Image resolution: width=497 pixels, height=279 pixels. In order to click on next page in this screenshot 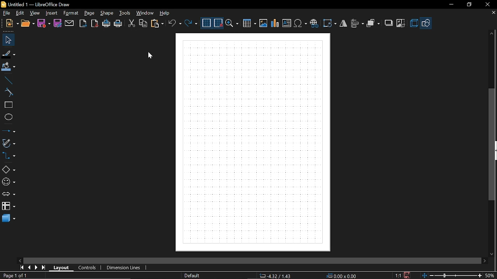, I will do `click(36, 267)`.